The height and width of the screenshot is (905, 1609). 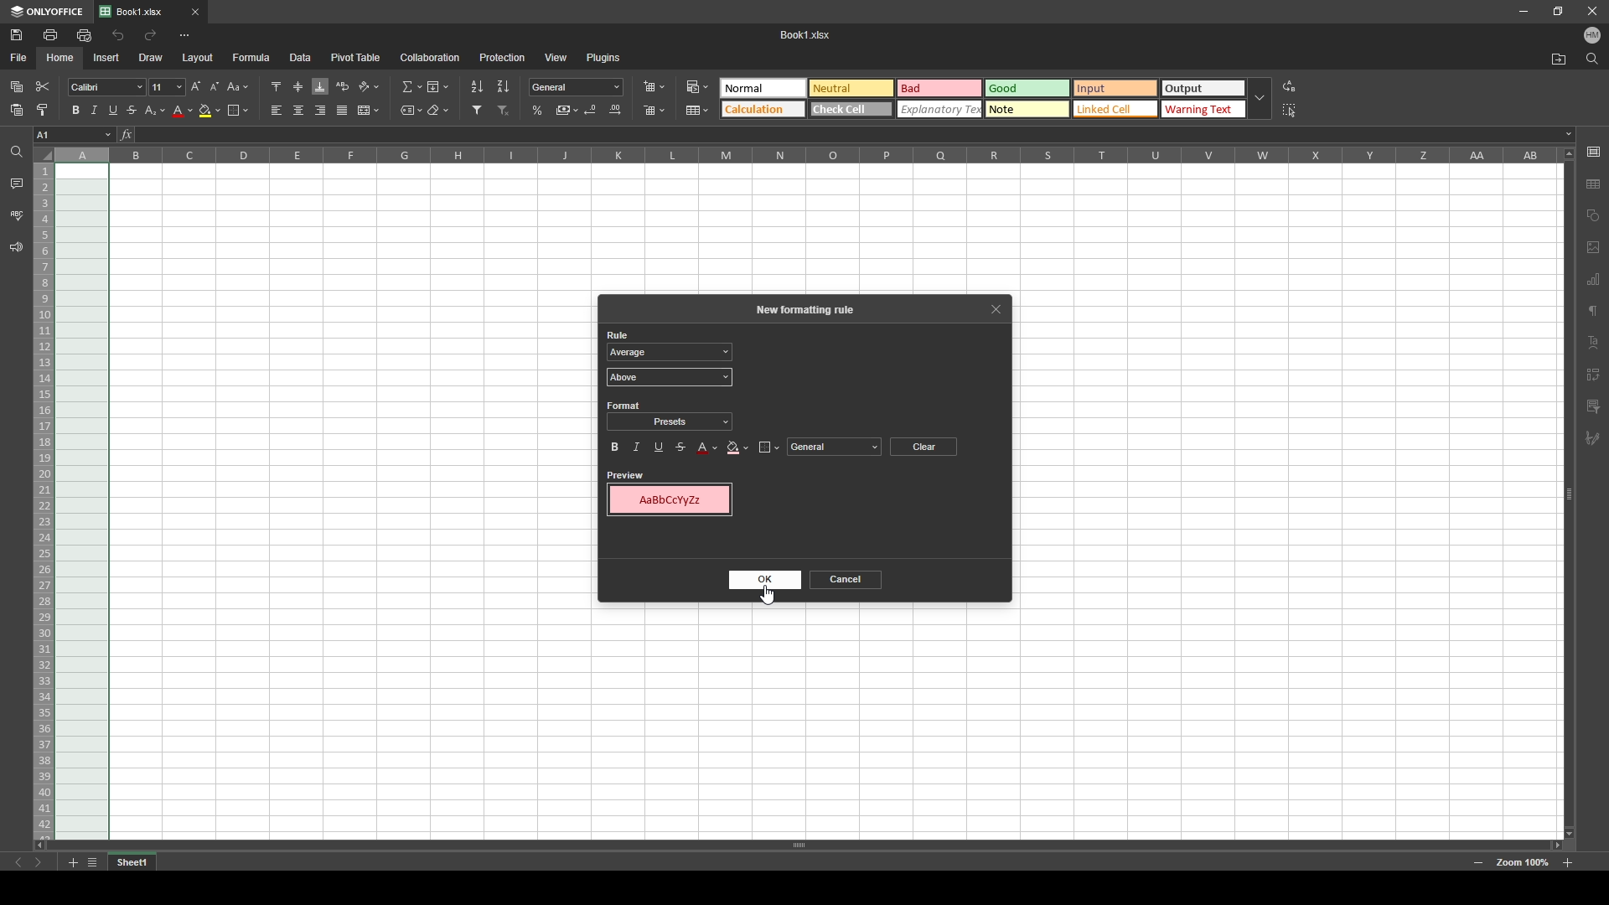 I want to click on average, so click(x=670, y=351).